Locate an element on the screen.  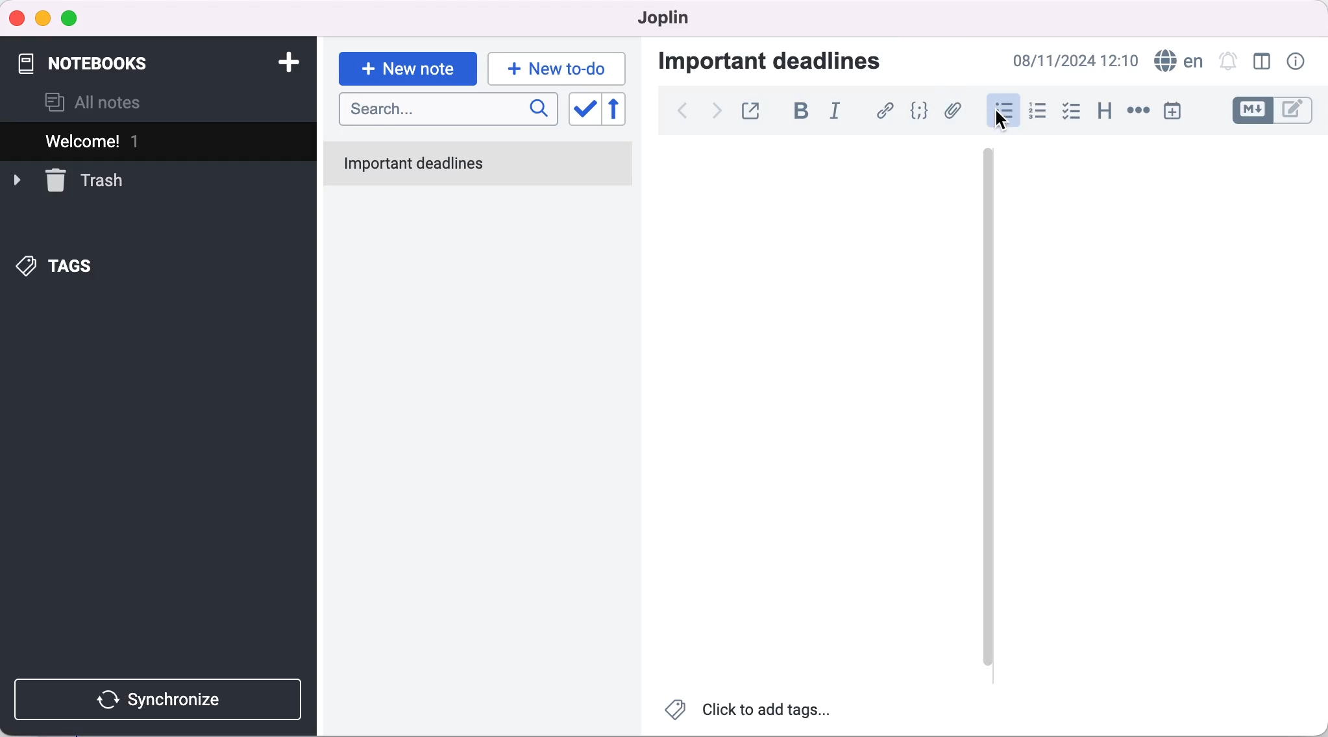
toggle sort order field is located at coordinates (584, 112).